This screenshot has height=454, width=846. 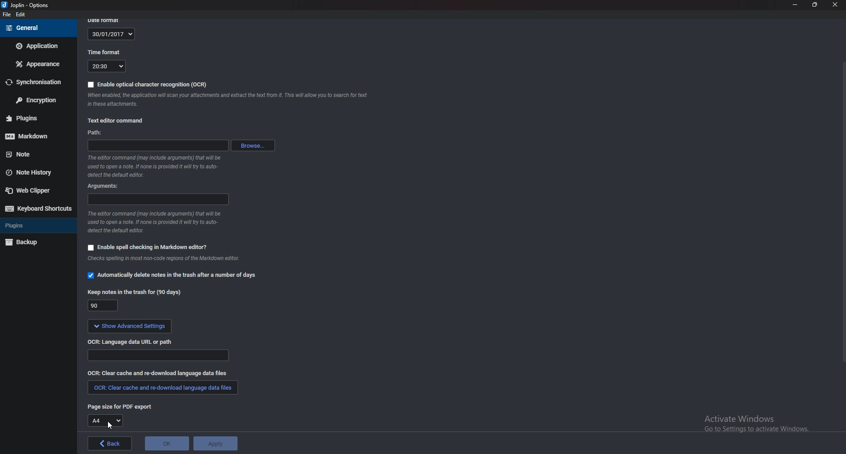 What do you see at coordinates (36, 64) in the screenshot?
I see `Appearance` at bounding box center [36, 64].